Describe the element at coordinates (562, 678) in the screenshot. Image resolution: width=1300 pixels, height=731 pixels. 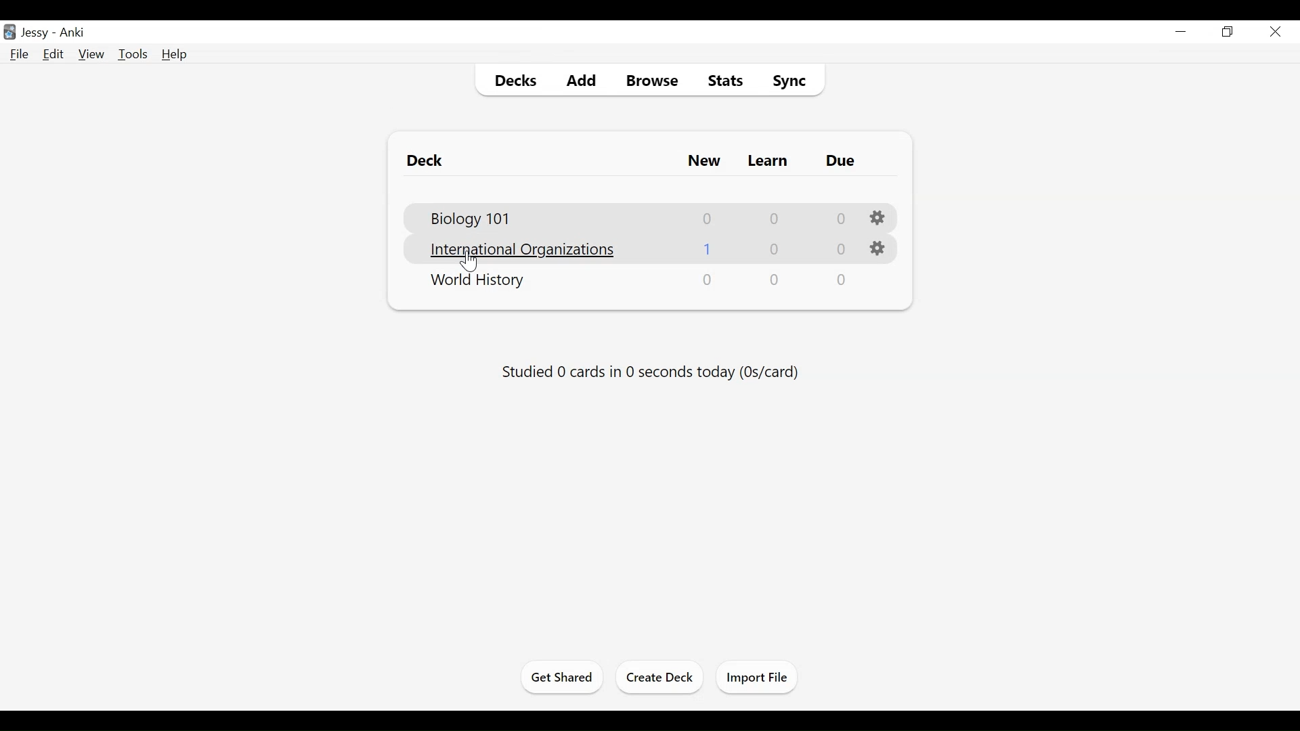
I see `Get Started` at that location.